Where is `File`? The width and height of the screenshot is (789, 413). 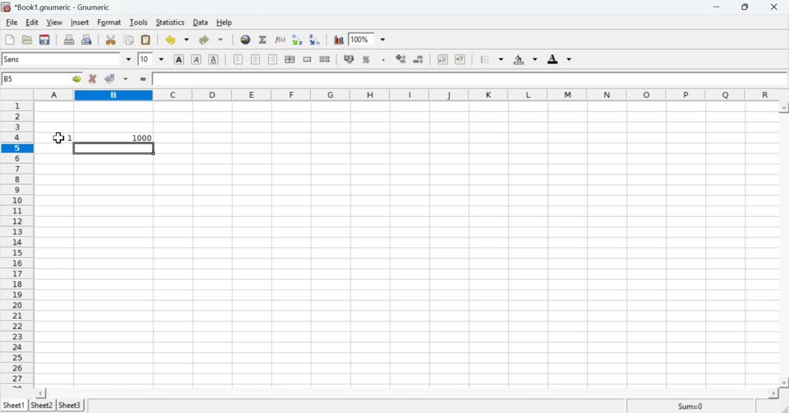
File is located at coordinates (12, 22).